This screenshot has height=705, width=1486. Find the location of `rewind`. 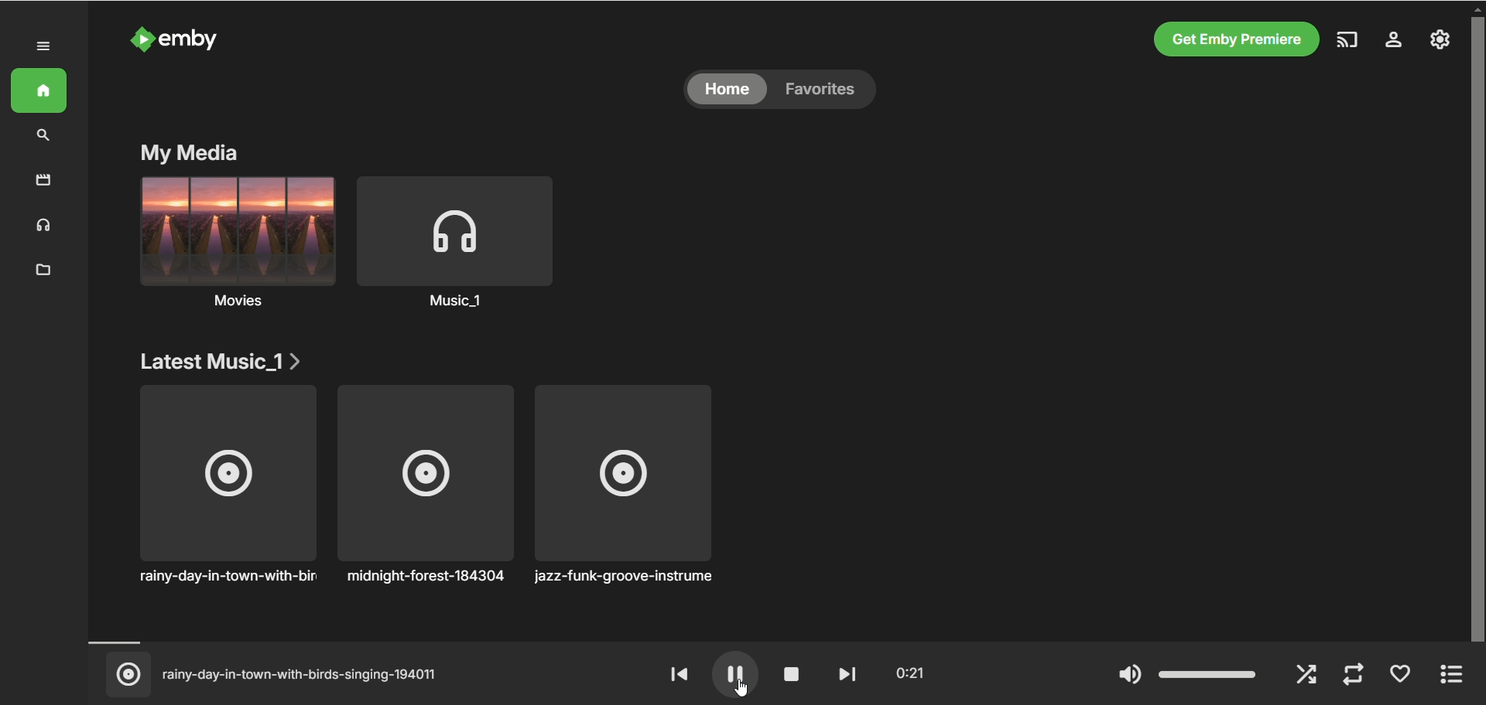

rewind is located at coordinates (676, 672).